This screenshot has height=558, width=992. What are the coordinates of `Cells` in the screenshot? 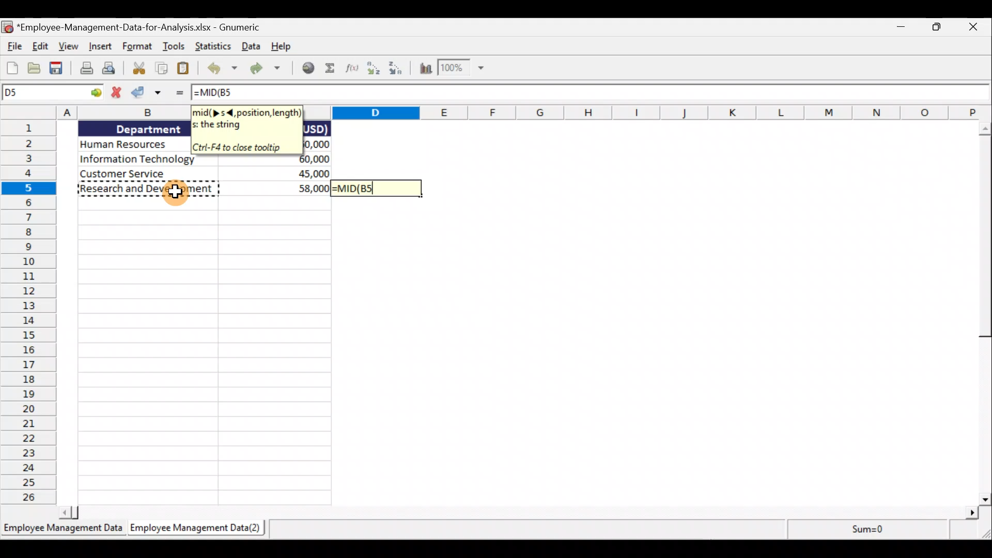 It's located at (203, 351).